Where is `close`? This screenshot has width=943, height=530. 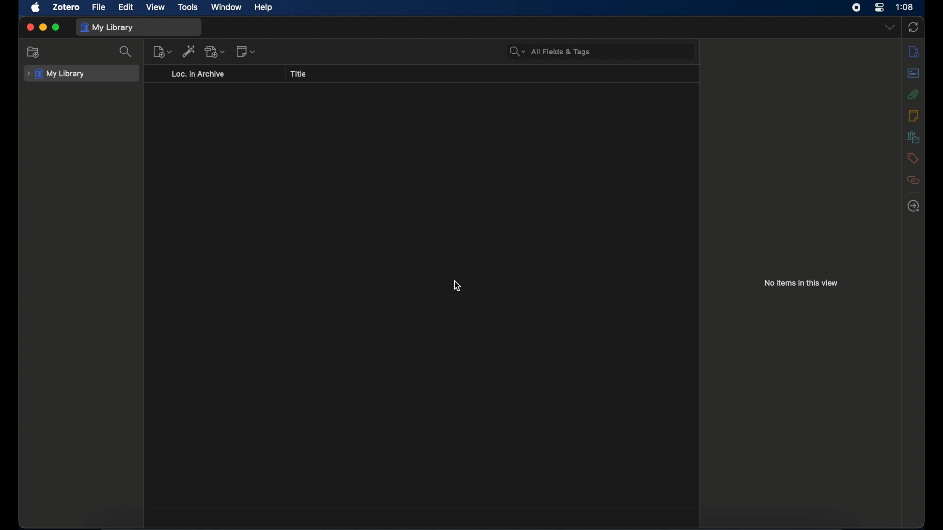
close is located at coordinates (29, 27).